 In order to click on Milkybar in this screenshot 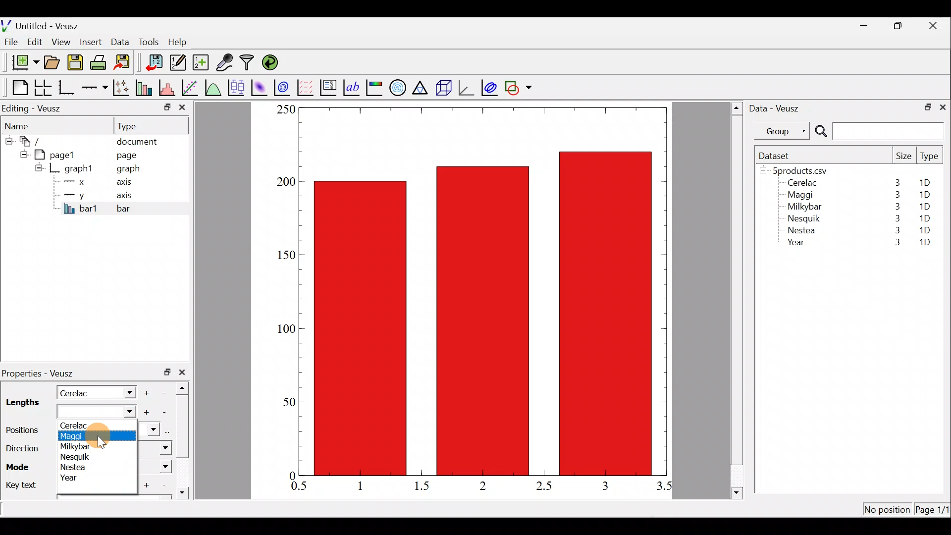, I will do `click(78, 447)`.